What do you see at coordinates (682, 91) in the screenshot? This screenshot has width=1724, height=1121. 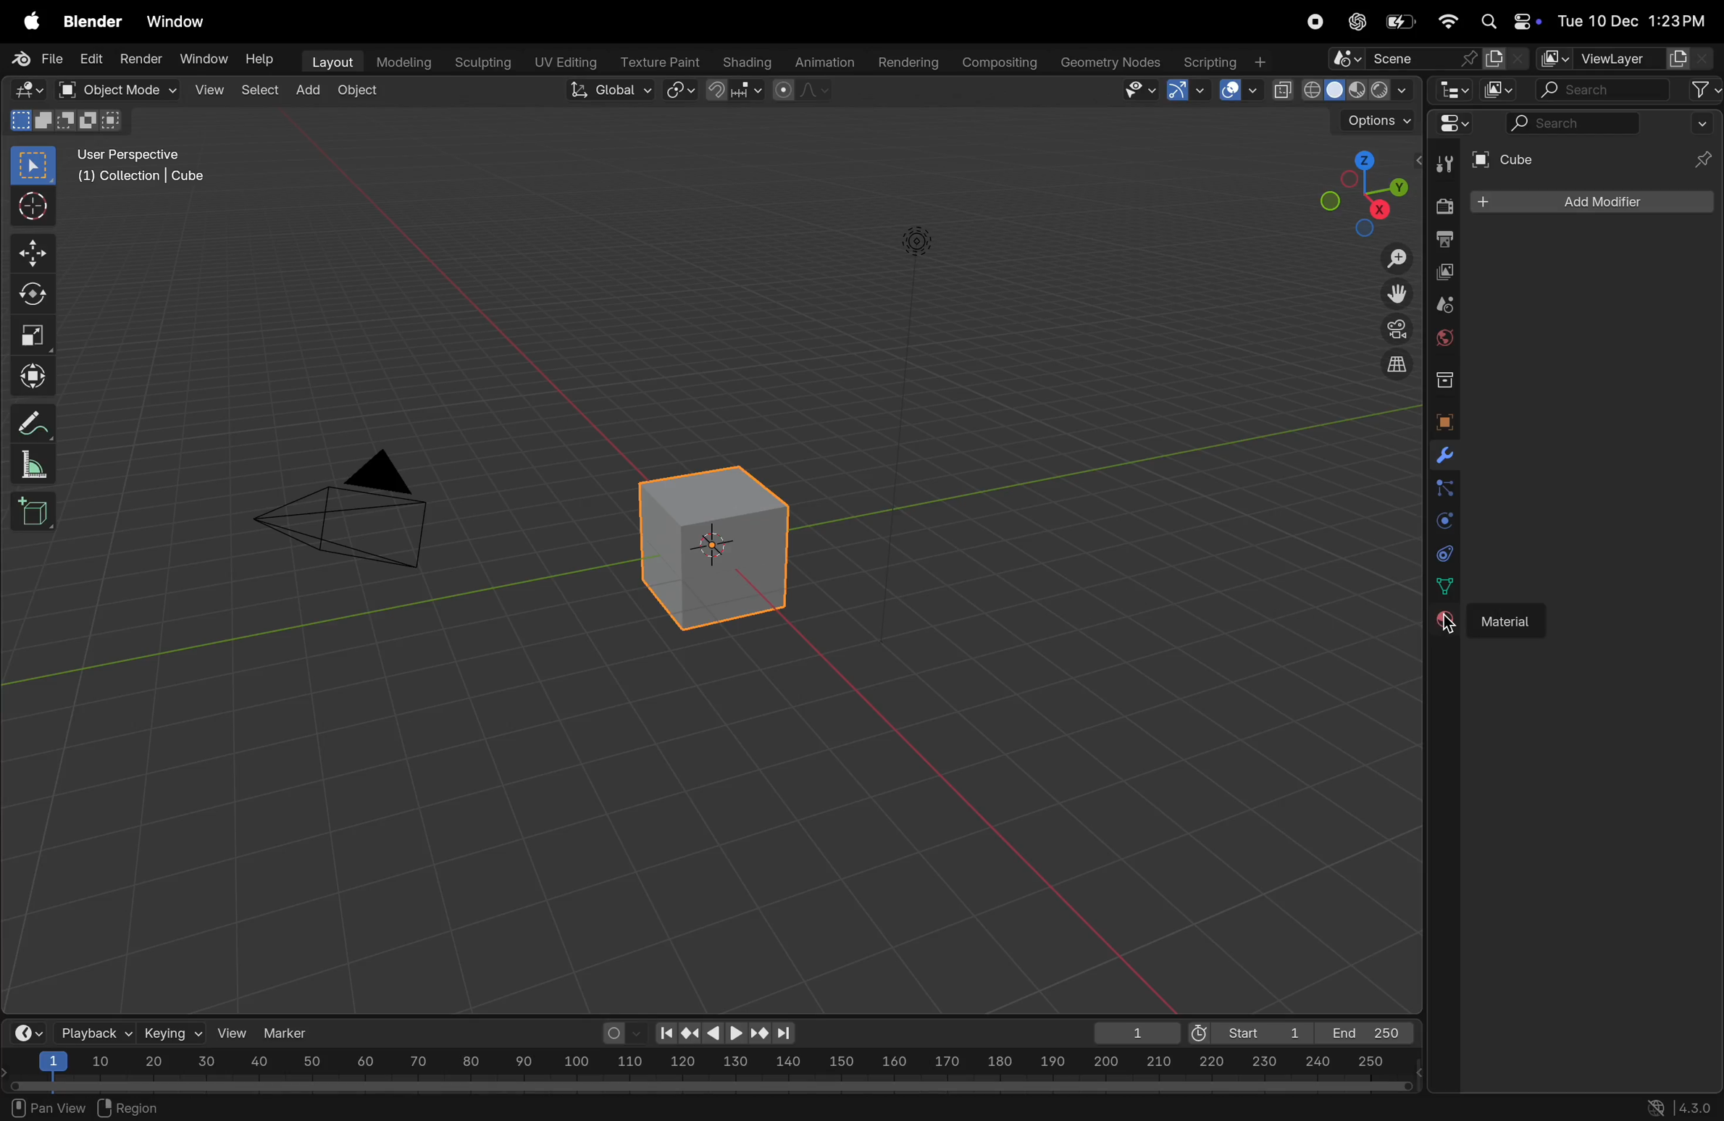 I see `snap` at bounding box center [682, 91].